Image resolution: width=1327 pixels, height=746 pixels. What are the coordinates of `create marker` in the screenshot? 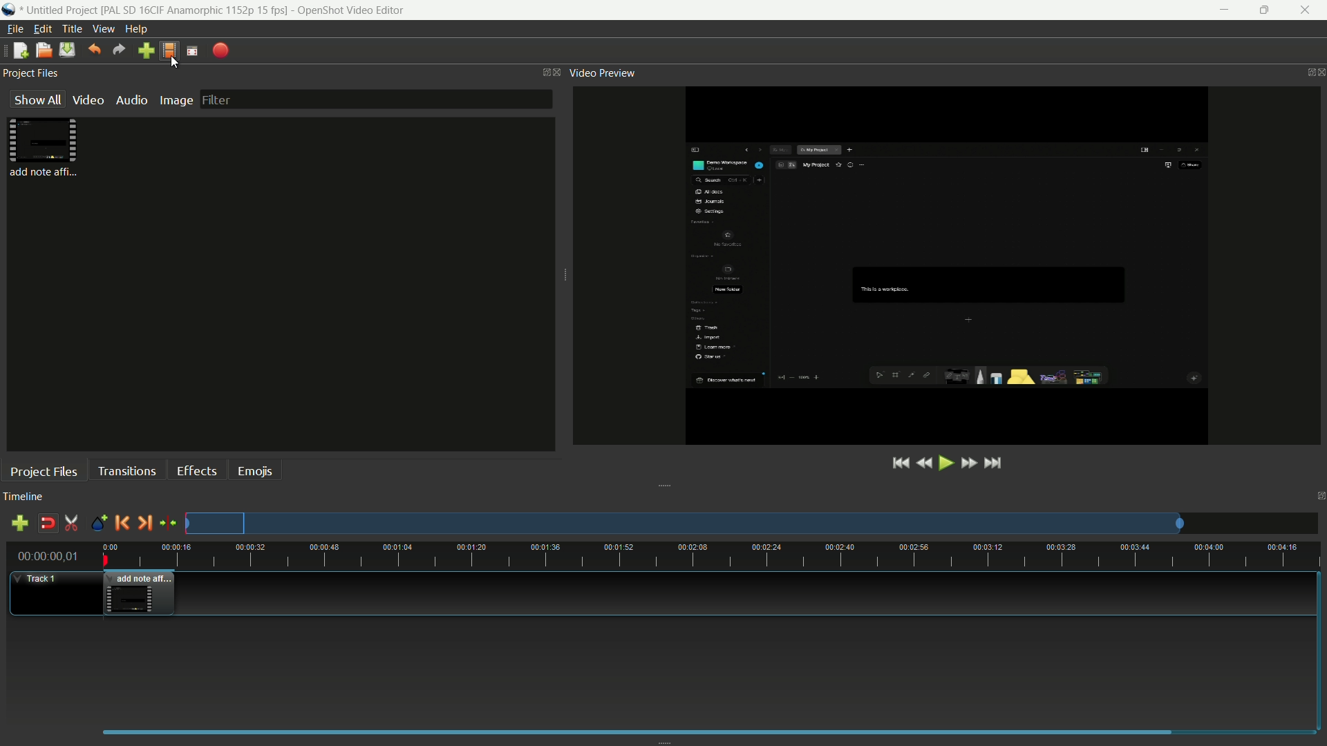 It's located at (98, 524).